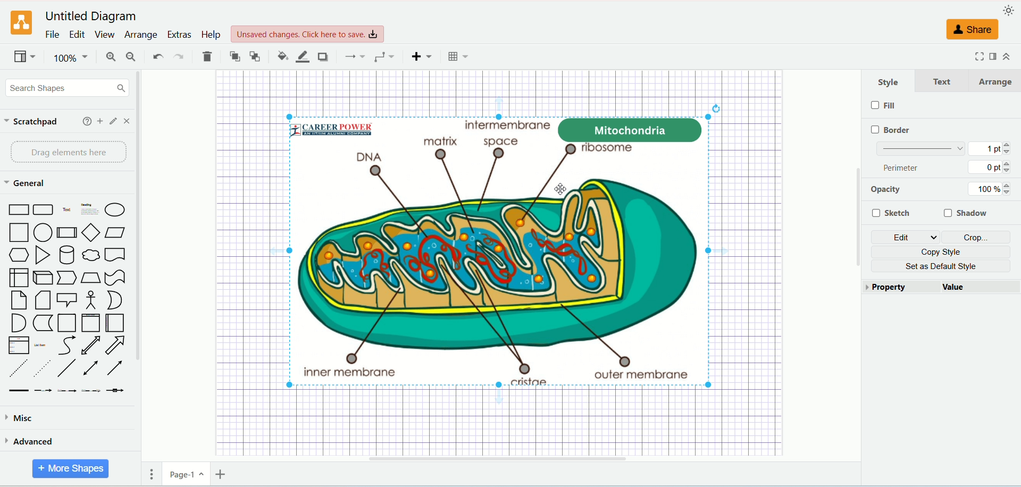 The width and height of the screenshot is (1021, 487). I want to click on Card, so click(19, 300).